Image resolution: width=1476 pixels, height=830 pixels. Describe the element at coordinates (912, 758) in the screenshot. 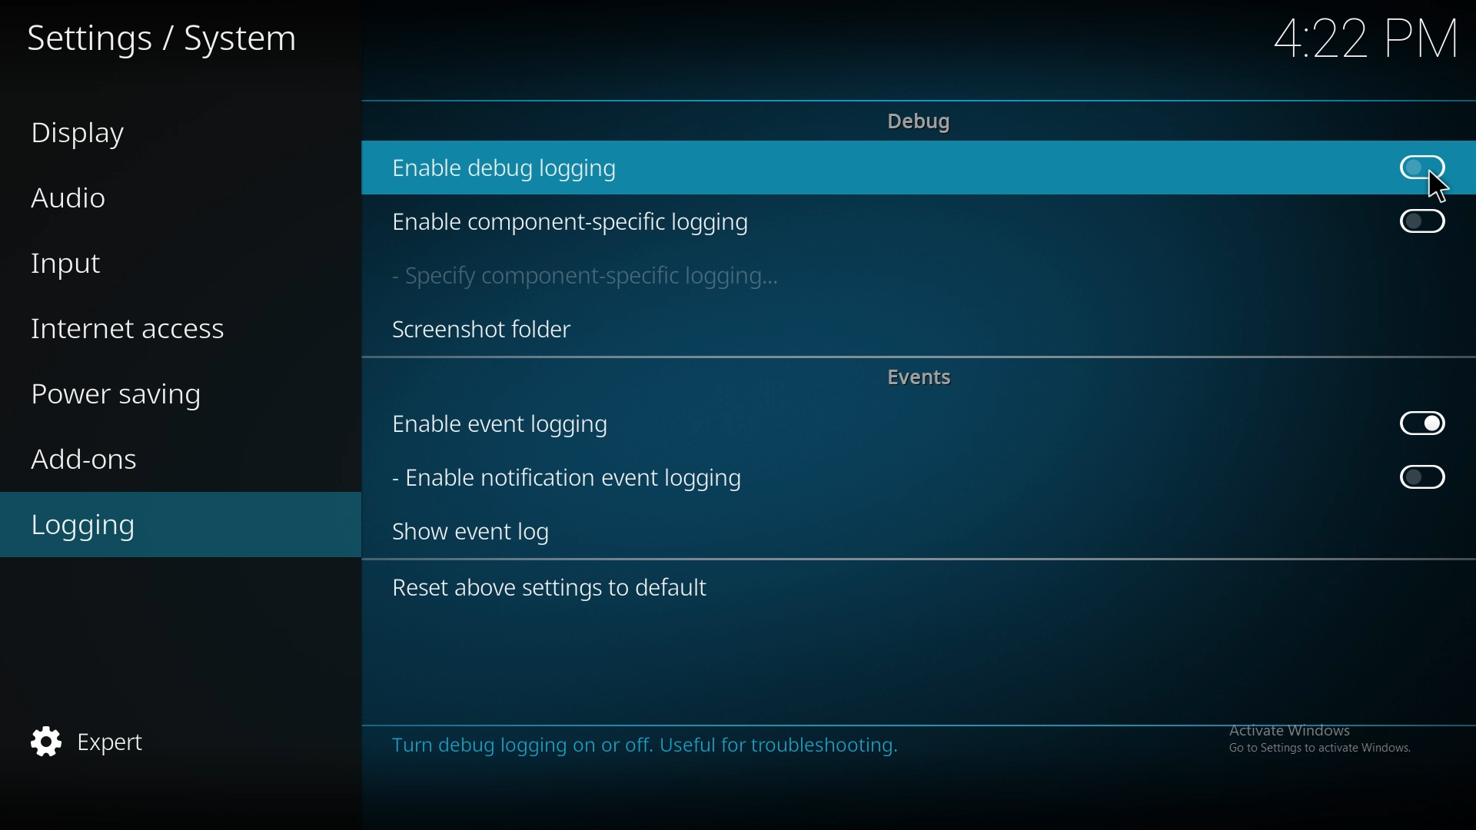

I see `info` at that location.